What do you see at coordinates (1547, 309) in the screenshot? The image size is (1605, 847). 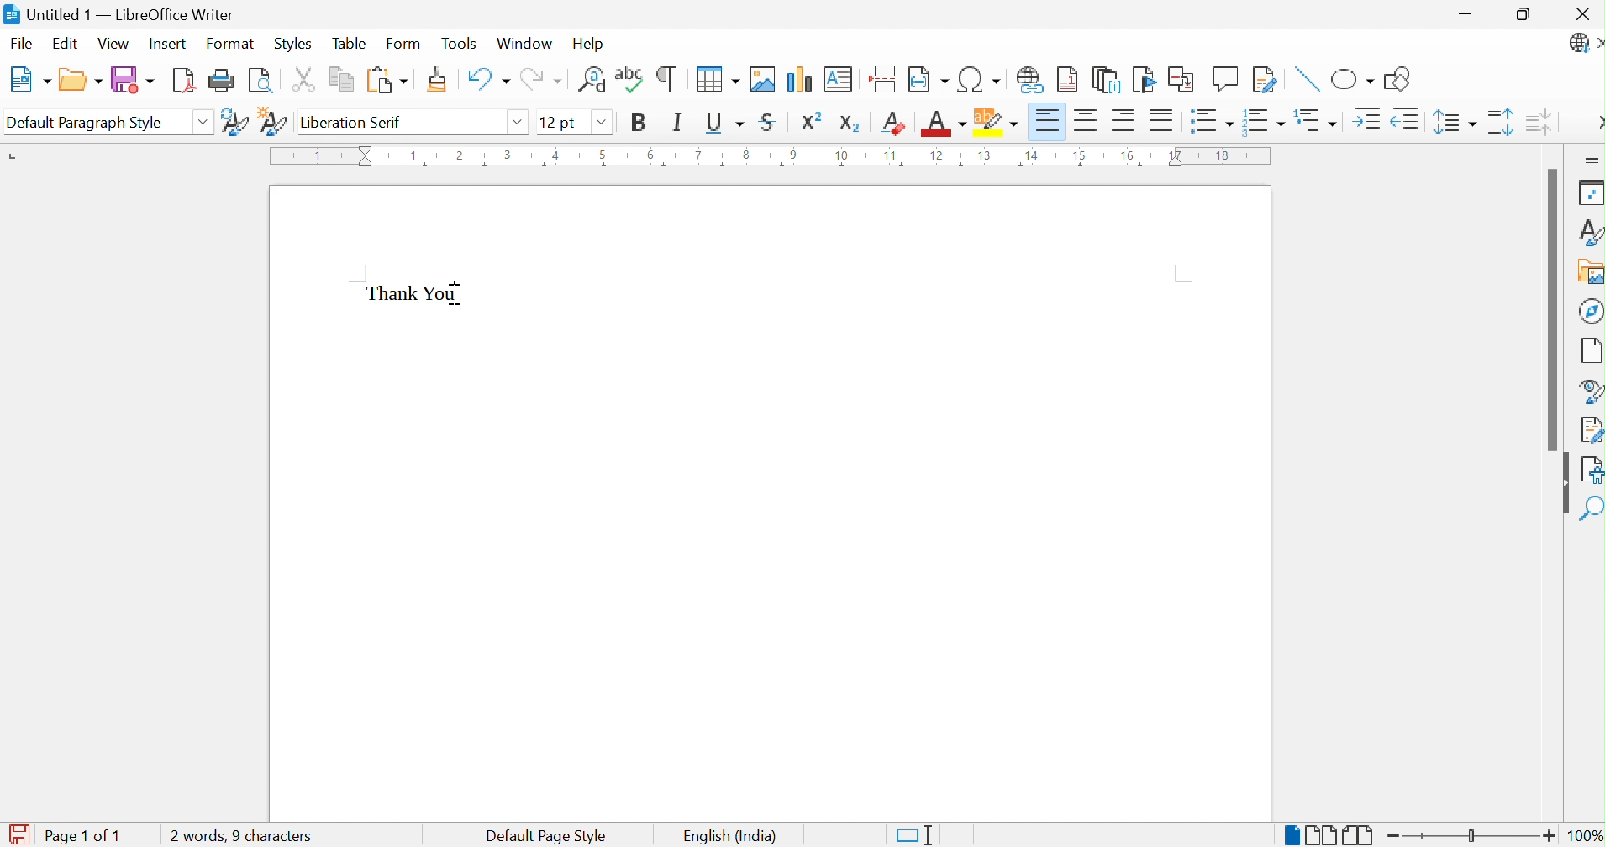 I see `Scroll Bar` at bounding box center [1547, 309].